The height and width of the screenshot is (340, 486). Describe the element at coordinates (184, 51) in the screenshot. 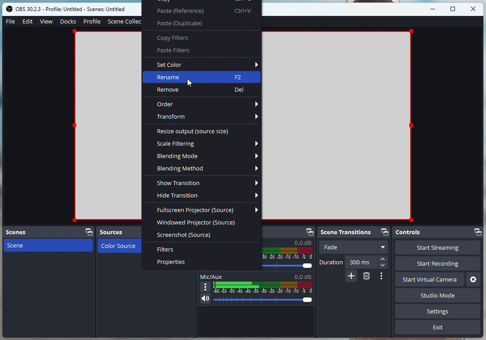

I see `Paste Filters` at that location.